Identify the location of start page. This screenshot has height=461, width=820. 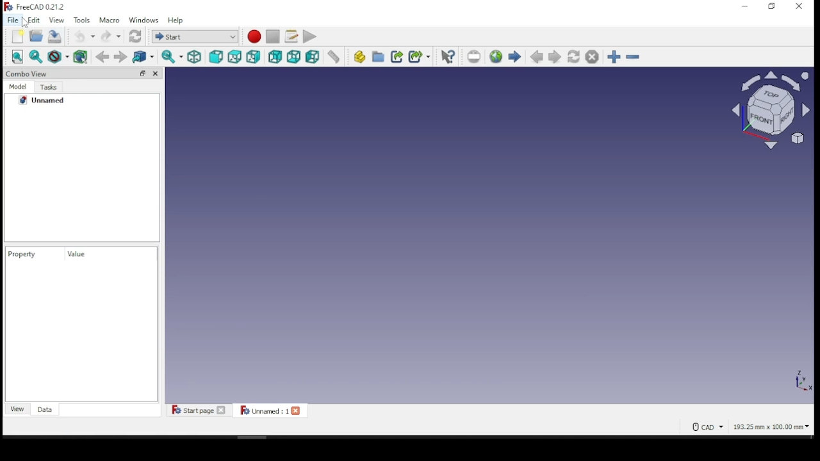
(199, 411).